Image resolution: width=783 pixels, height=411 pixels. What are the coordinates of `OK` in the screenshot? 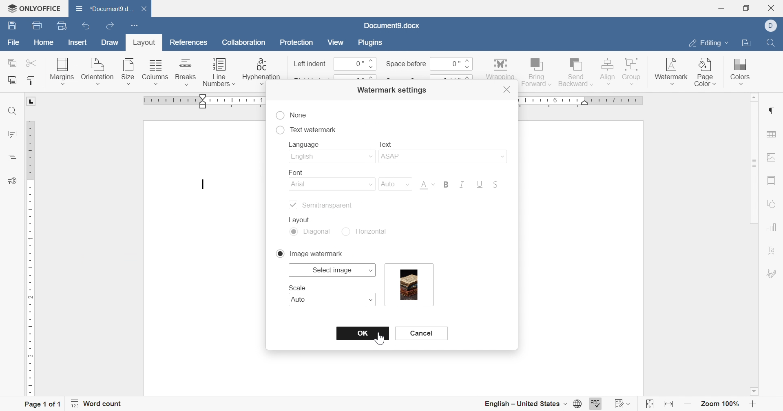 It's located at (362, 333).